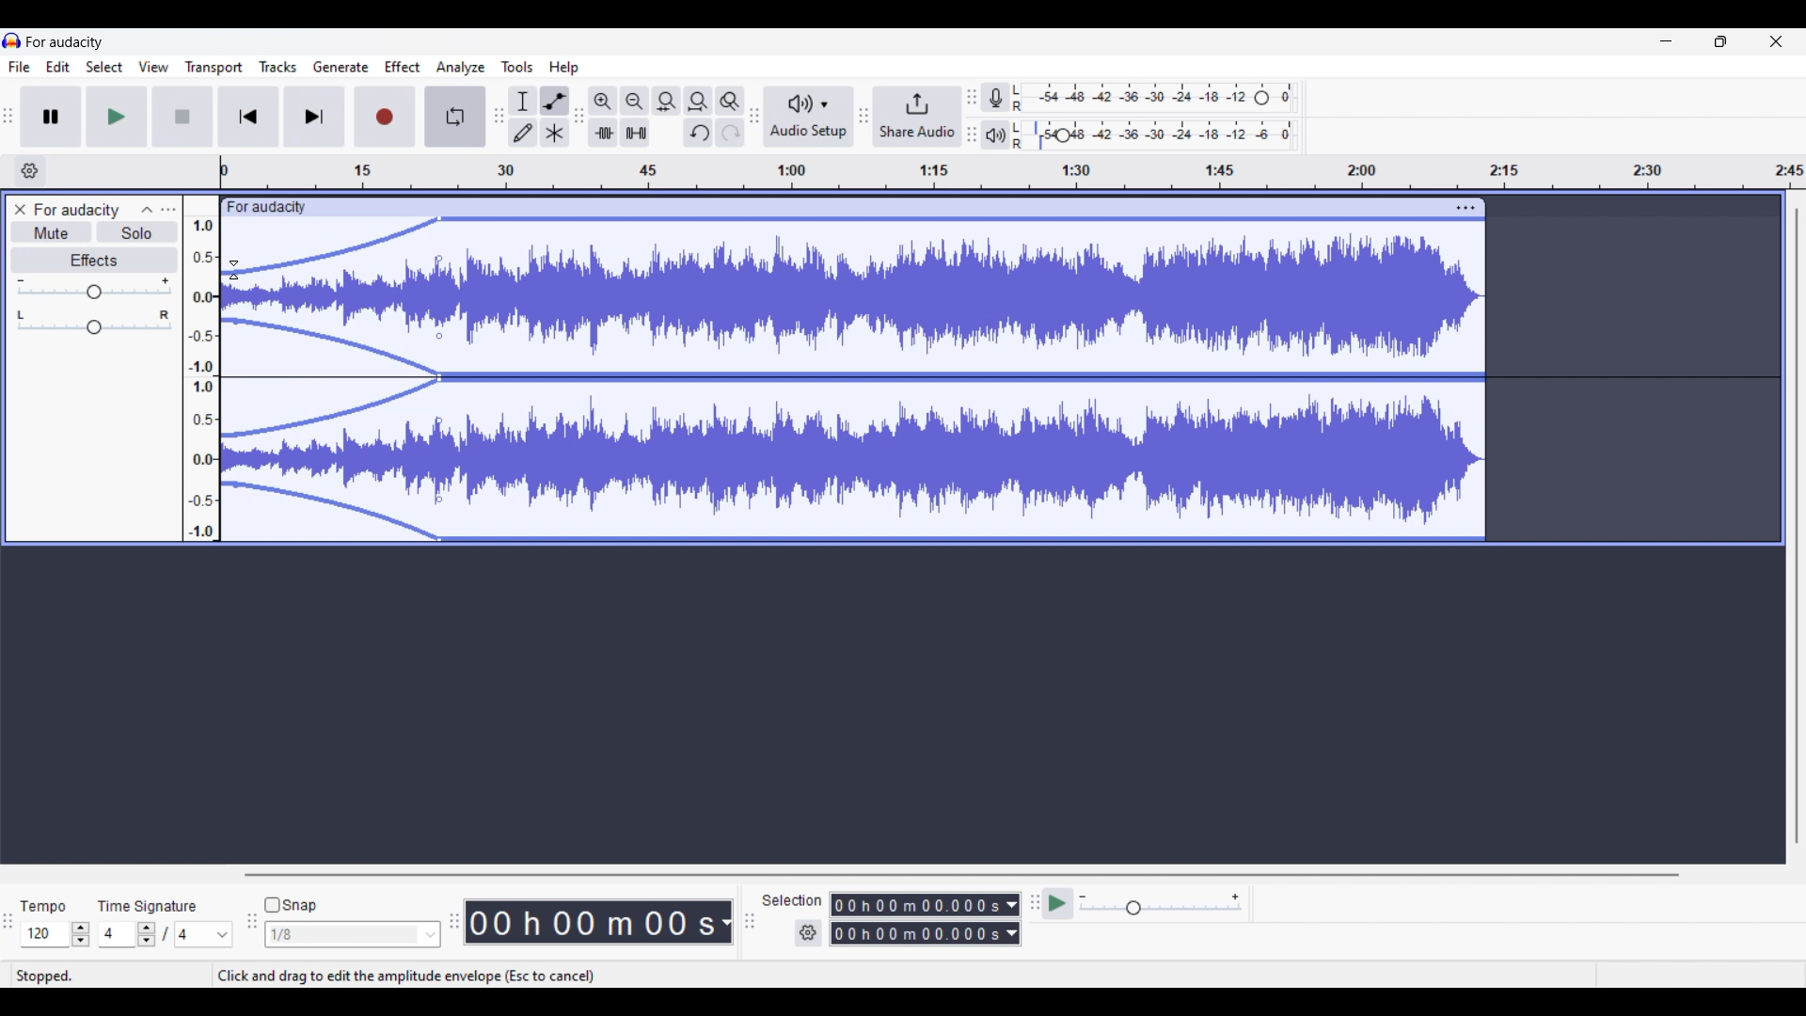  Describe the element at coordinates (353, 935) in the screenshot. I see `Snap options` at that location.